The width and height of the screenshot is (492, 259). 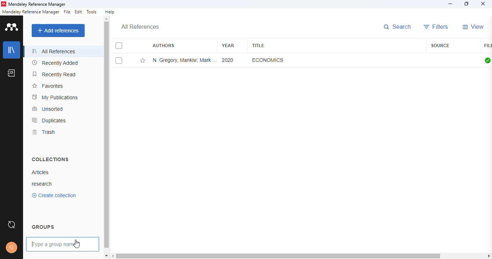 I want to click on profile, so click(x=12, y=248).